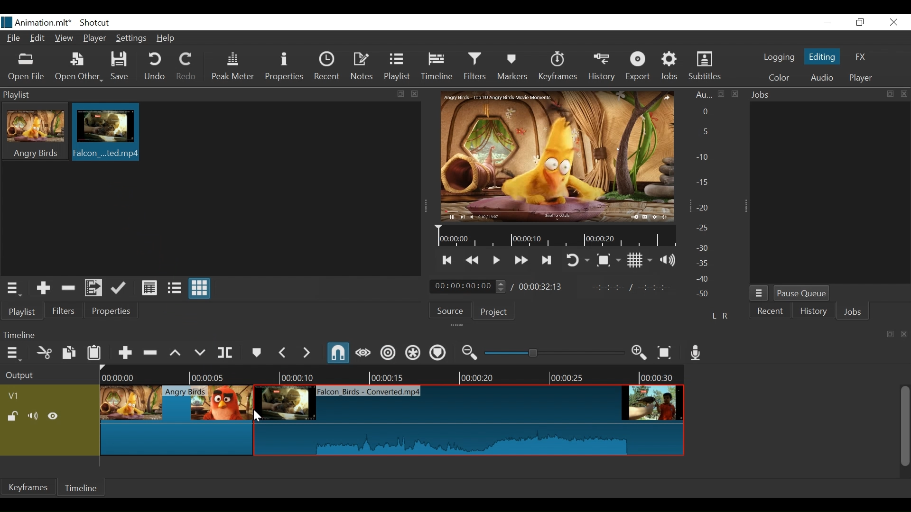 The width and height of the screenshot is (911, 512). I want to click on Add the Source to the playlist, so click(42, 287).